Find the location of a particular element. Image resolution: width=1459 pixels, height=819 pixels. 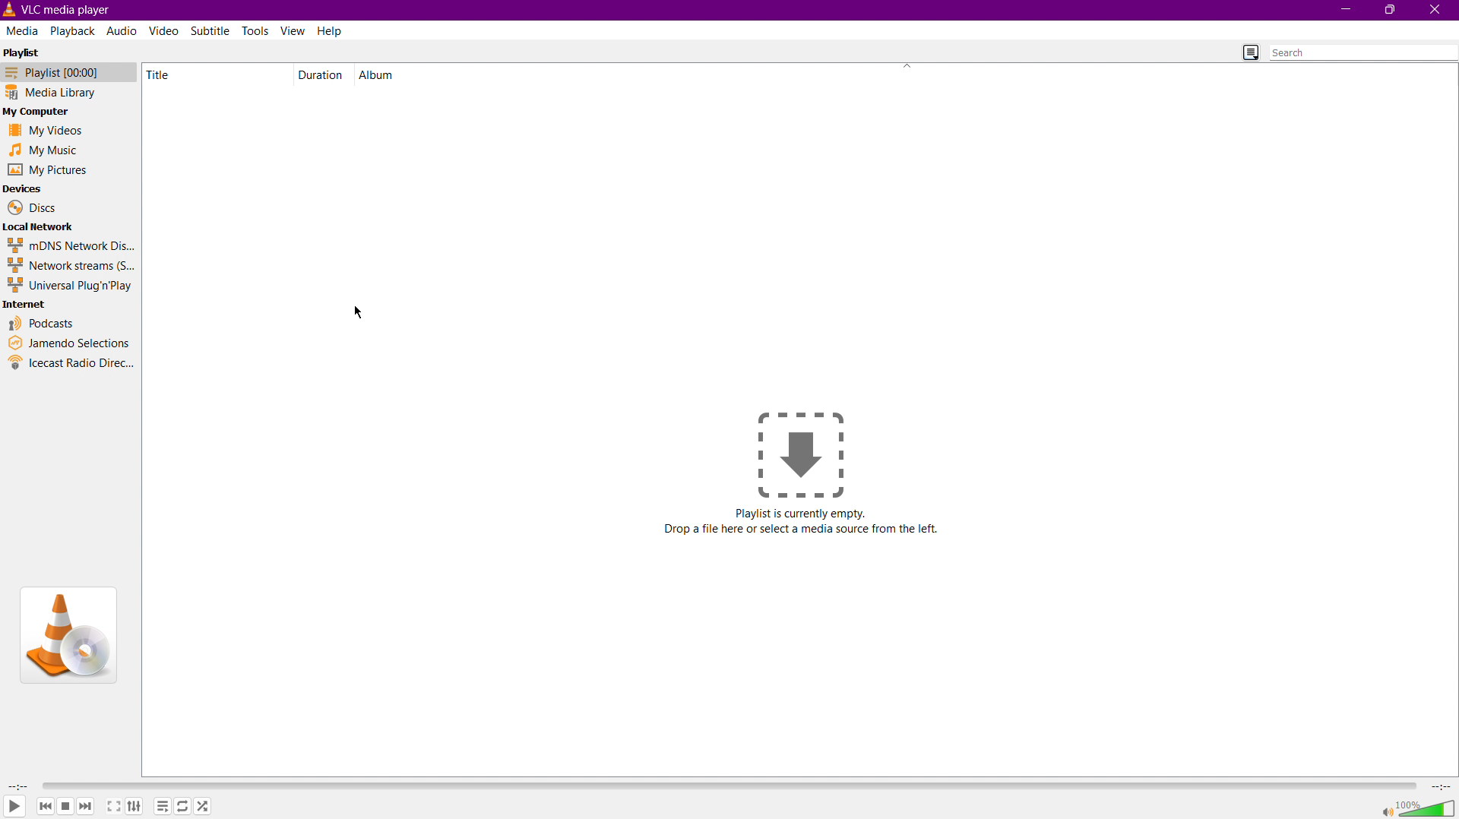

Playlist is located at coordinates (69, 71).